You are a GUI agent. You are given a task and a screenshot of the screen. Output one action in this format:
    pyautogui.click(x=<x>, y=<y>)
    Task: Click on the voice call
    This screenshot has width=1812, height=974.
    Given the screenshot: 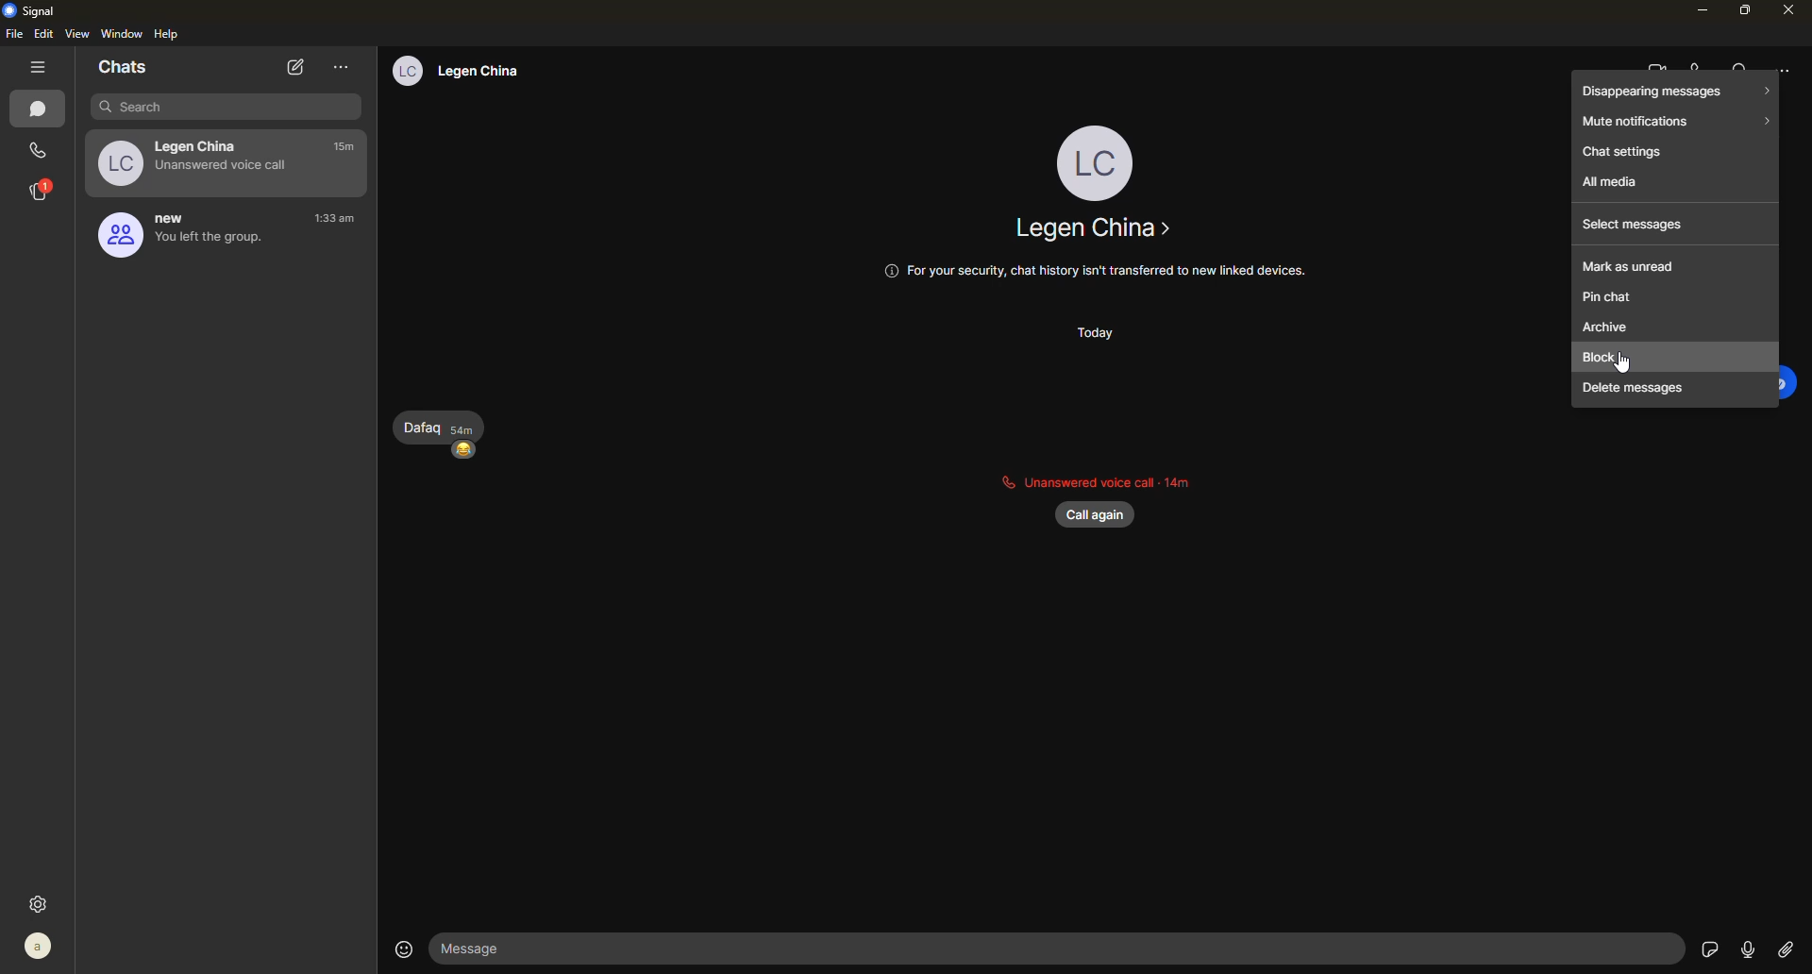 What is the action you would take?
    pyautogui.click(x=1701, y=70)
    